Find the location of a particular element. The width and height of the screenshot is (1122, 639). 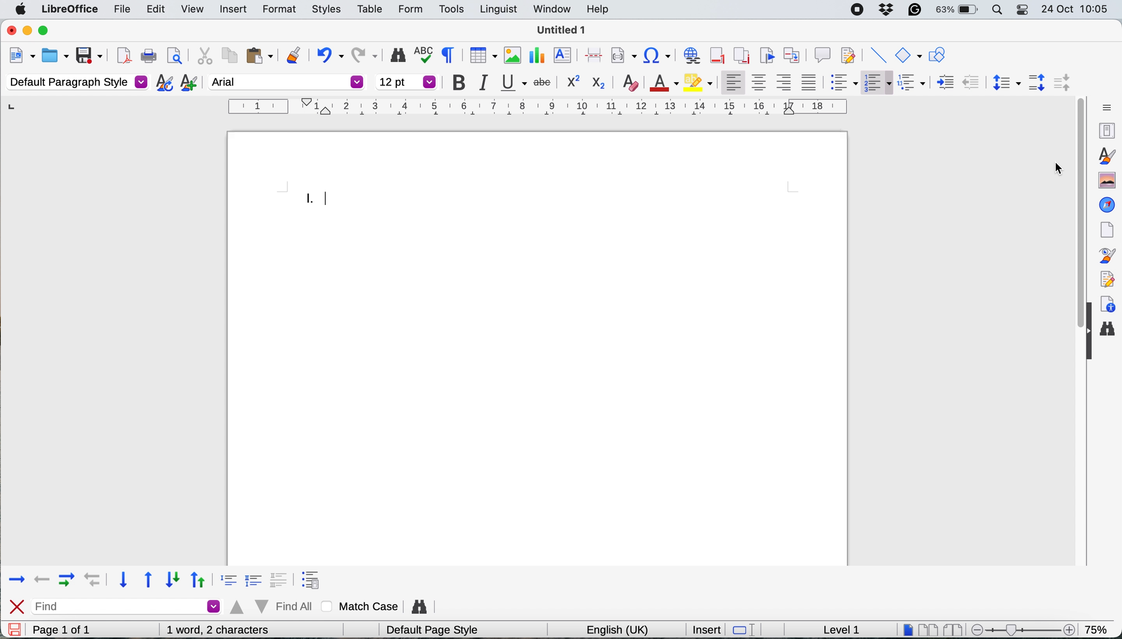

upward is located at coordinates (150, 581).